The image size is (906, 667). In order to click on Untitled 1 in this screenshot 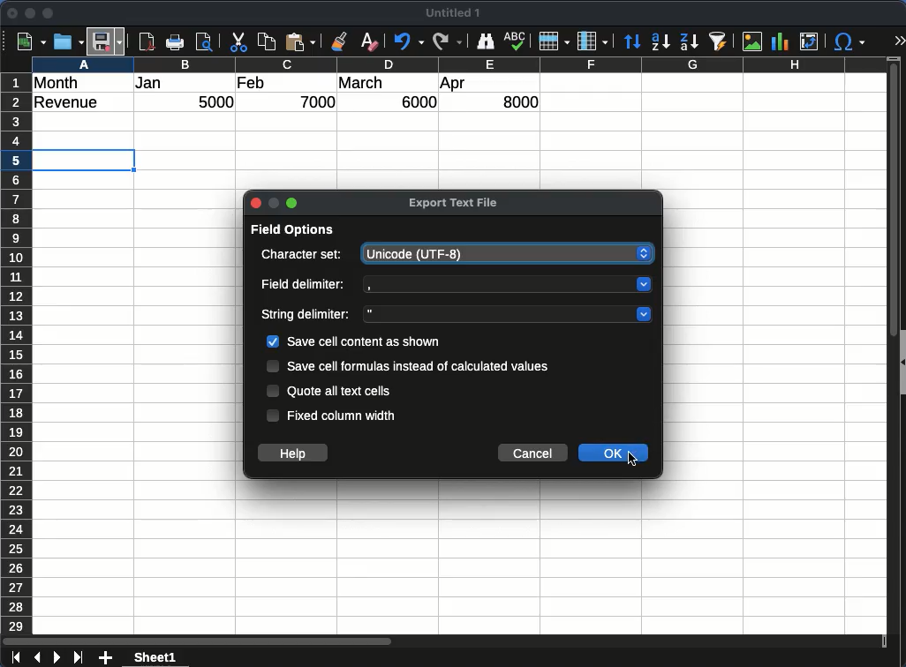, I will do `click(457, 13)`.